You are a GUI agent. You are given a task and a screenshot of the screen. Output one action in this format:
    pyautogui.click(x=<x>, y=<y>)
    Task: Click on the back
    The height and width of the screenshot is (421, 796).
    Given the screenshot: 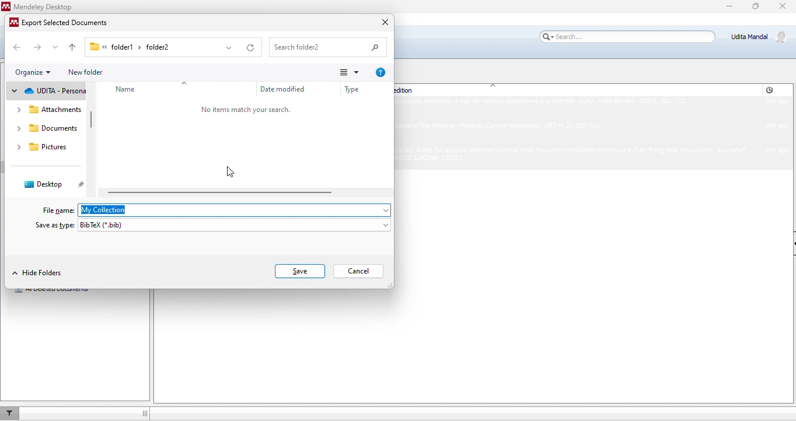 What is the action you would take?
    pyautogui.click(x=19, y=47)
    